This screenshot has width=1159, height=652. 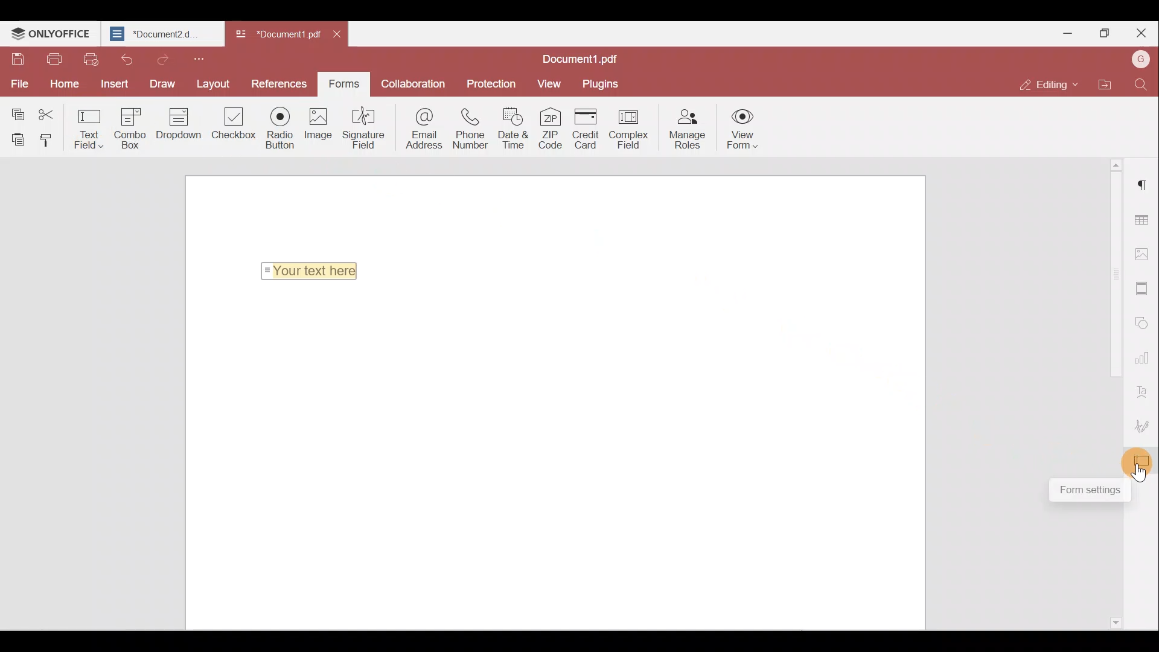 What do you see at coordinates (691, 130) in the screenshot?
I see `Manage roles` at bounding box center [691, 130].